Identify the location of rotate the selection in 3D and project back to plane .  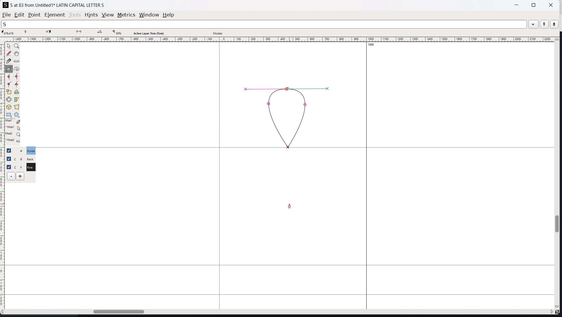
(9, 107).